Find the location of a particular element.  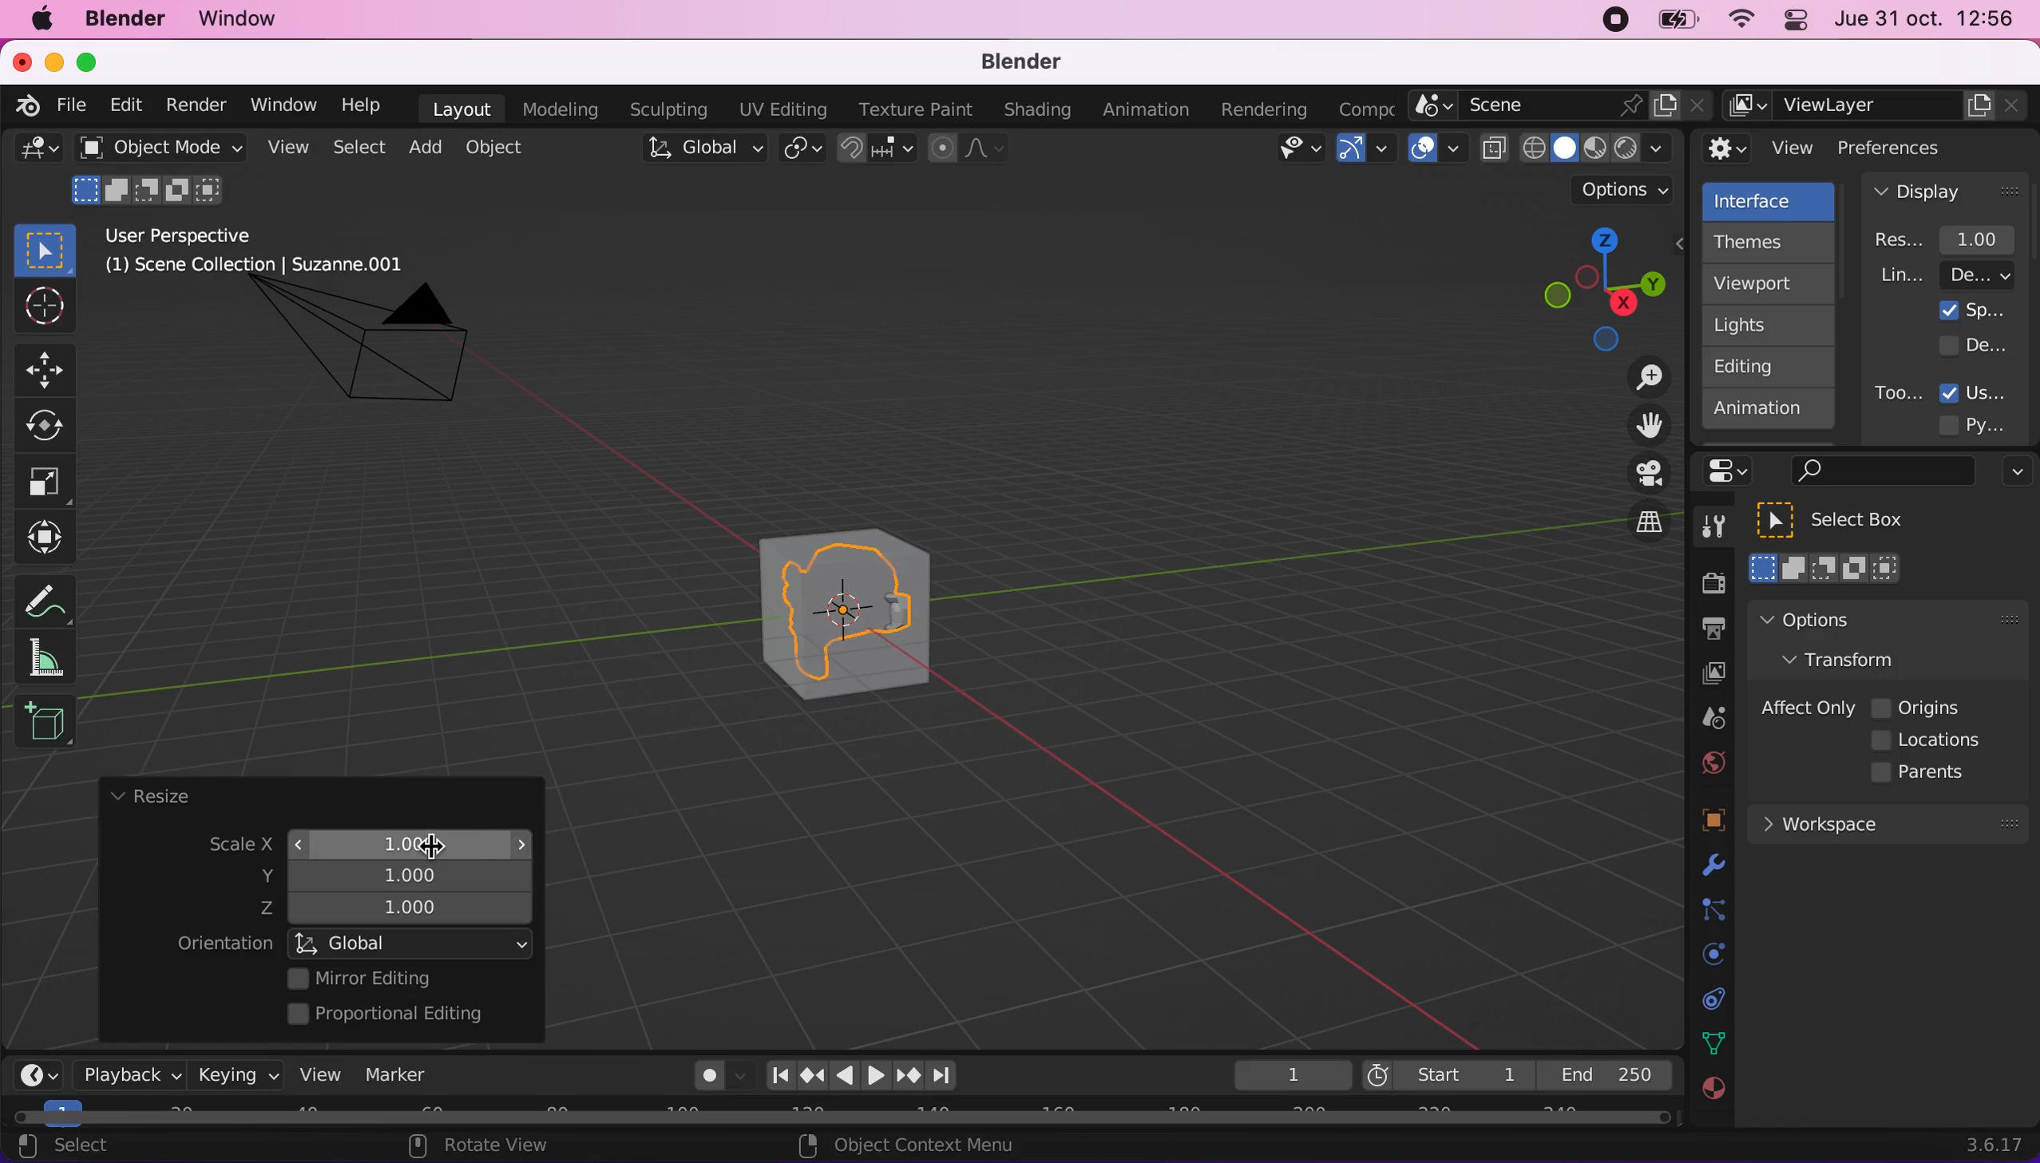

options is located at coordinates (1626, 190).